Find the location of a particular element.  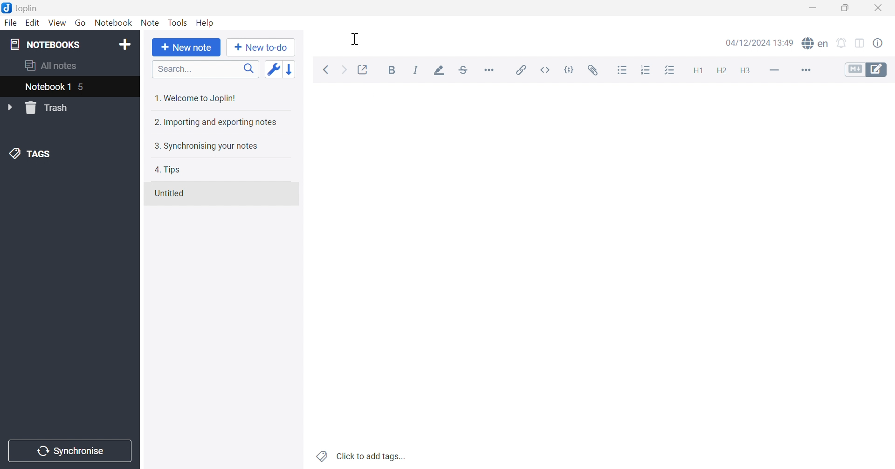

Horizontal lines is located at coordinates (774, 69).